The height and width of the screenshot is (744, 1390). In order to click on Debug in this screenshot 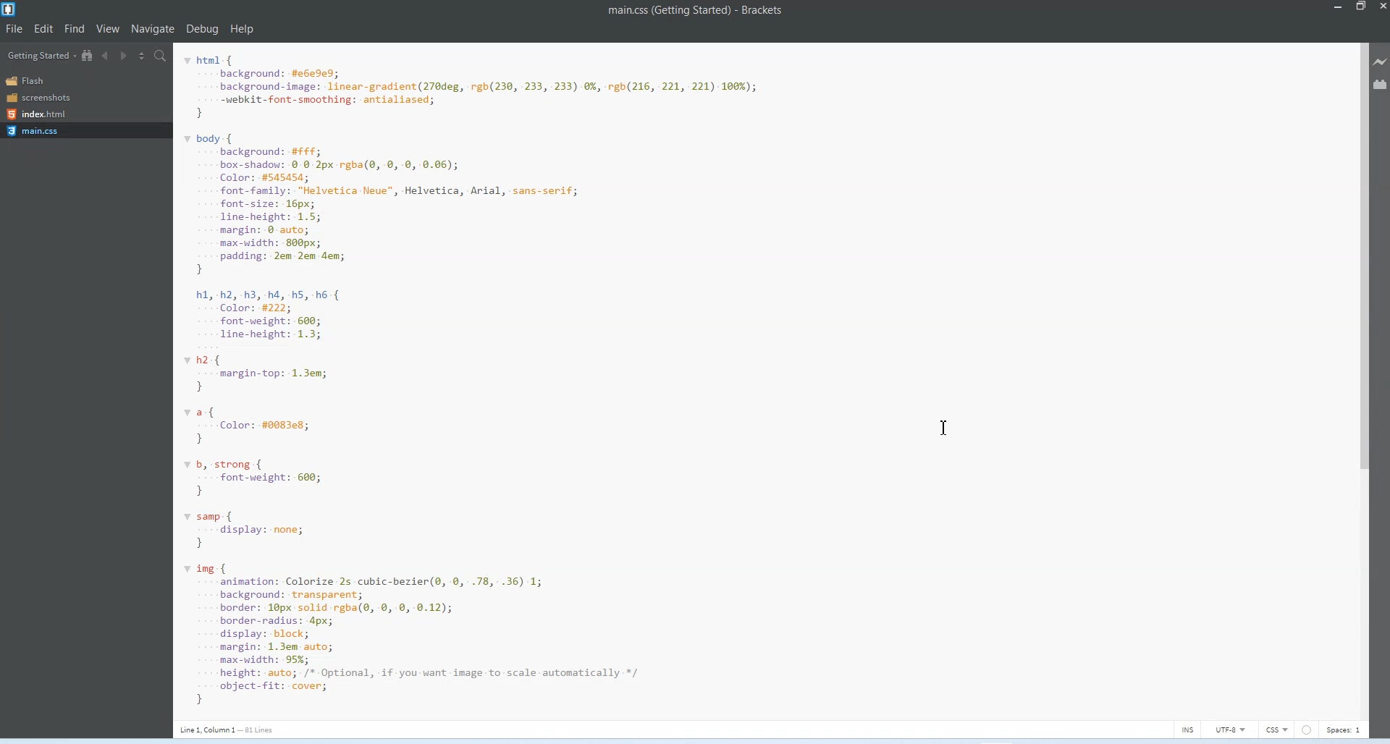, I will do `click(203, 30)`.